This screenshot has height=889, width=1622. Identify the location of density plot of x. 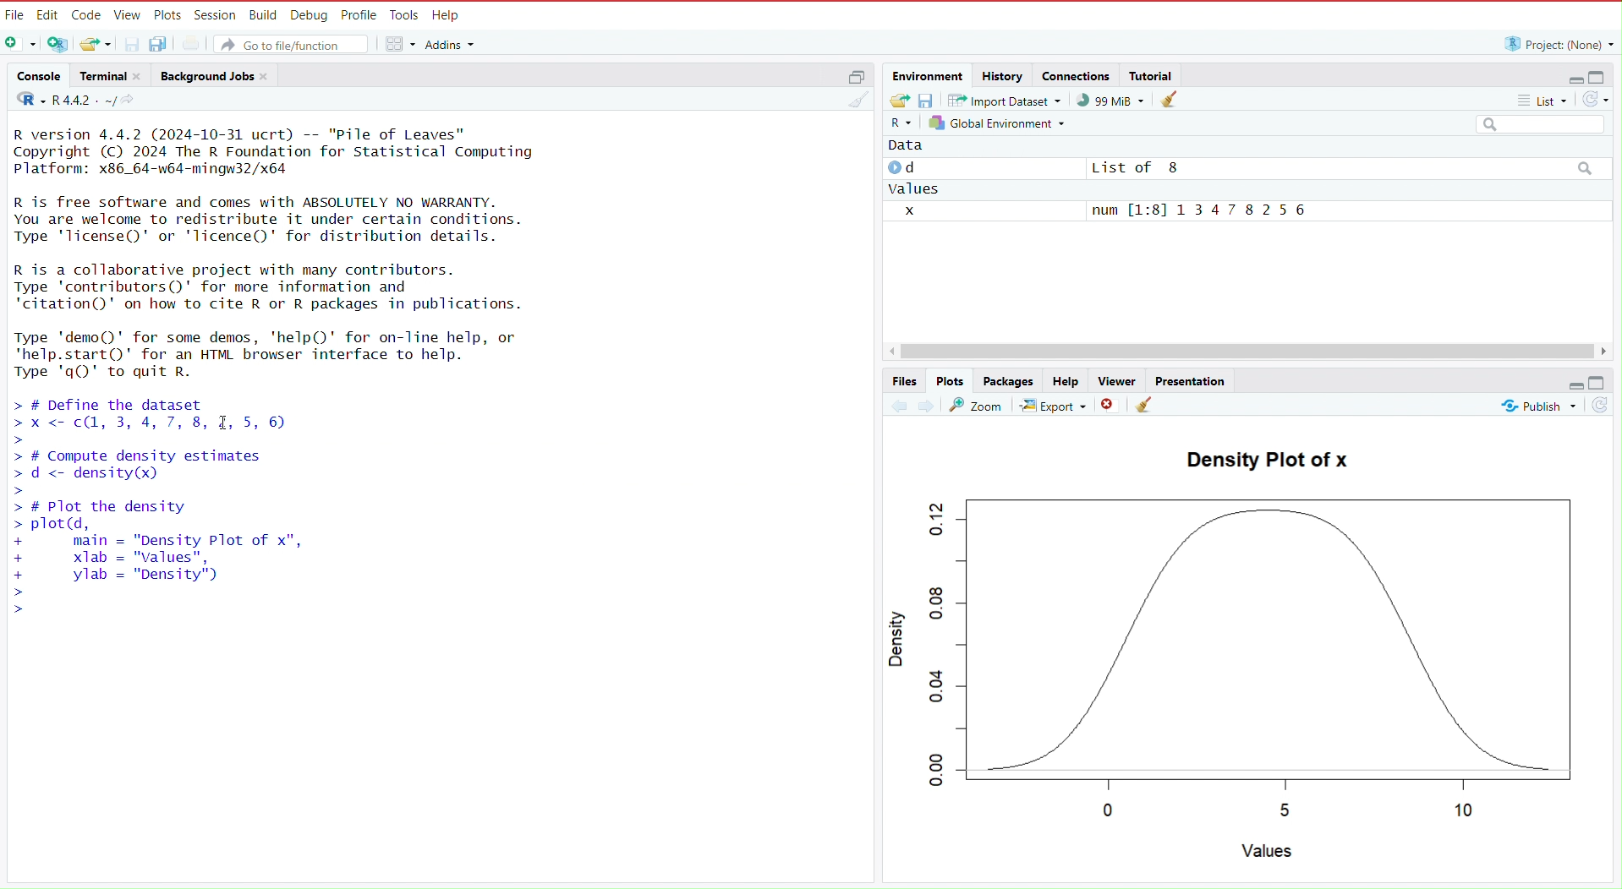
(1269, 460).